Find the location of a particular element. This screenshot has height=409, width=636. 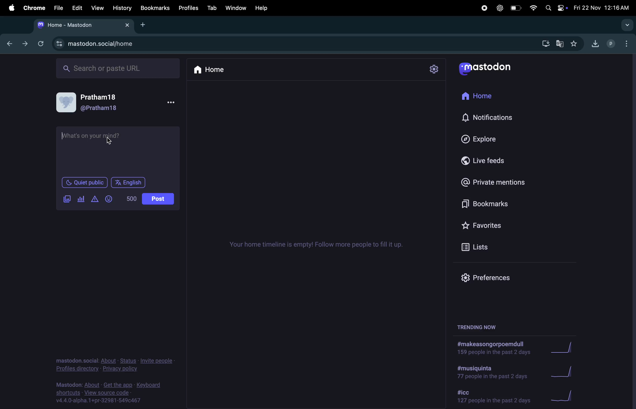

privacy policy is located at coordinates (111, 366).